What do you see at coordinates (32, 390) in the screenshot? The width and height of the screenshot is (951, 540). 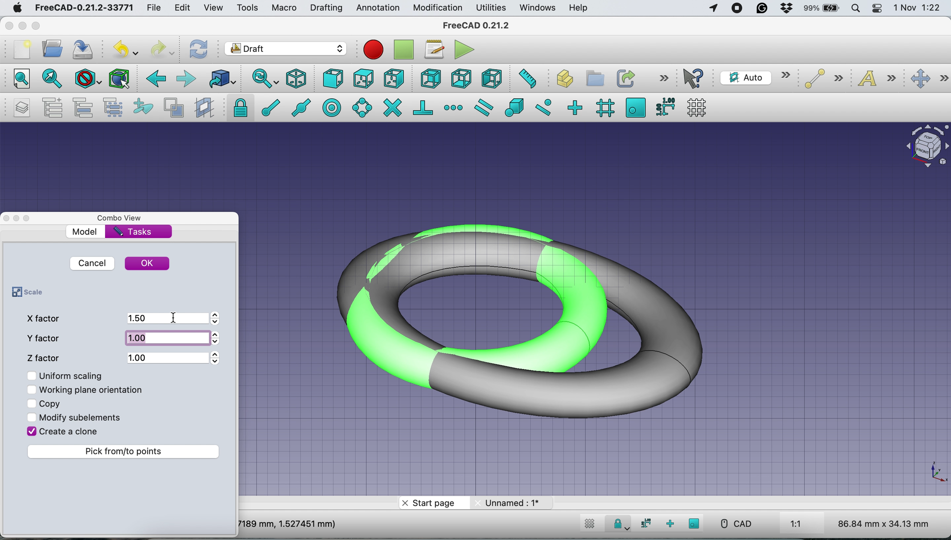 I see `Checkbox` at bounding box center [32, 390].